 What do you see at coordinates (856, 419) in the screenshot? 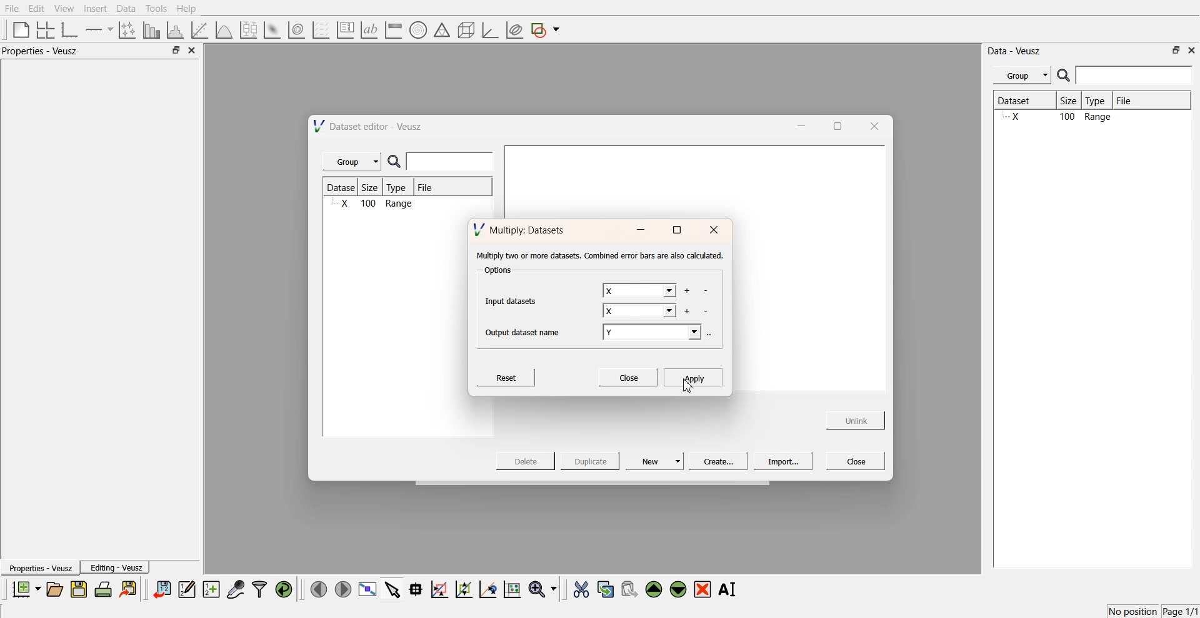
I see `Unlink` at bounding box center [856, 419].